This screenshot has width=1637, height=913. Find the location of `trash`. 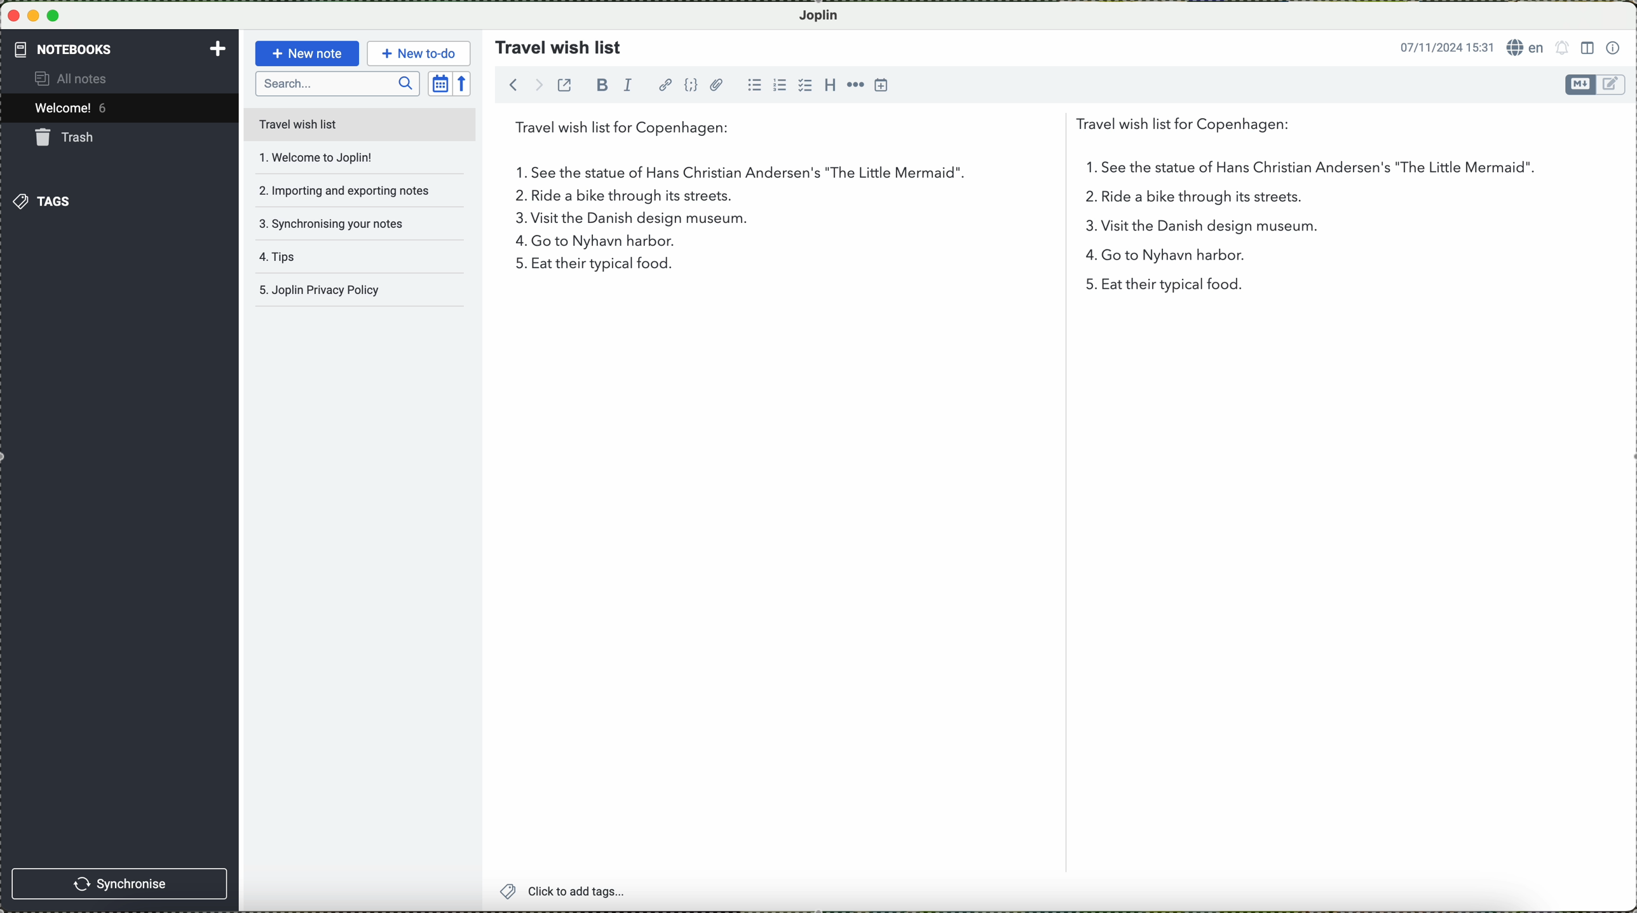

trash is located at coordinates (67, 137).